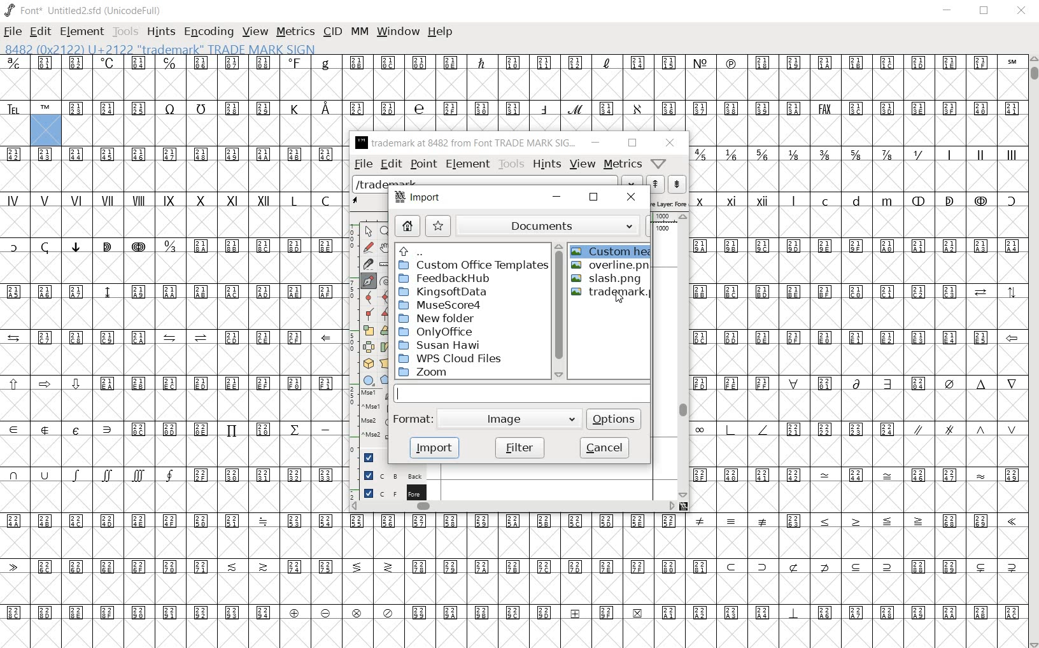 The height and width of the screenshot is (648, 1039). Describe the element at coordinates (423, 164) in the screenshot. I see `point` at that location.